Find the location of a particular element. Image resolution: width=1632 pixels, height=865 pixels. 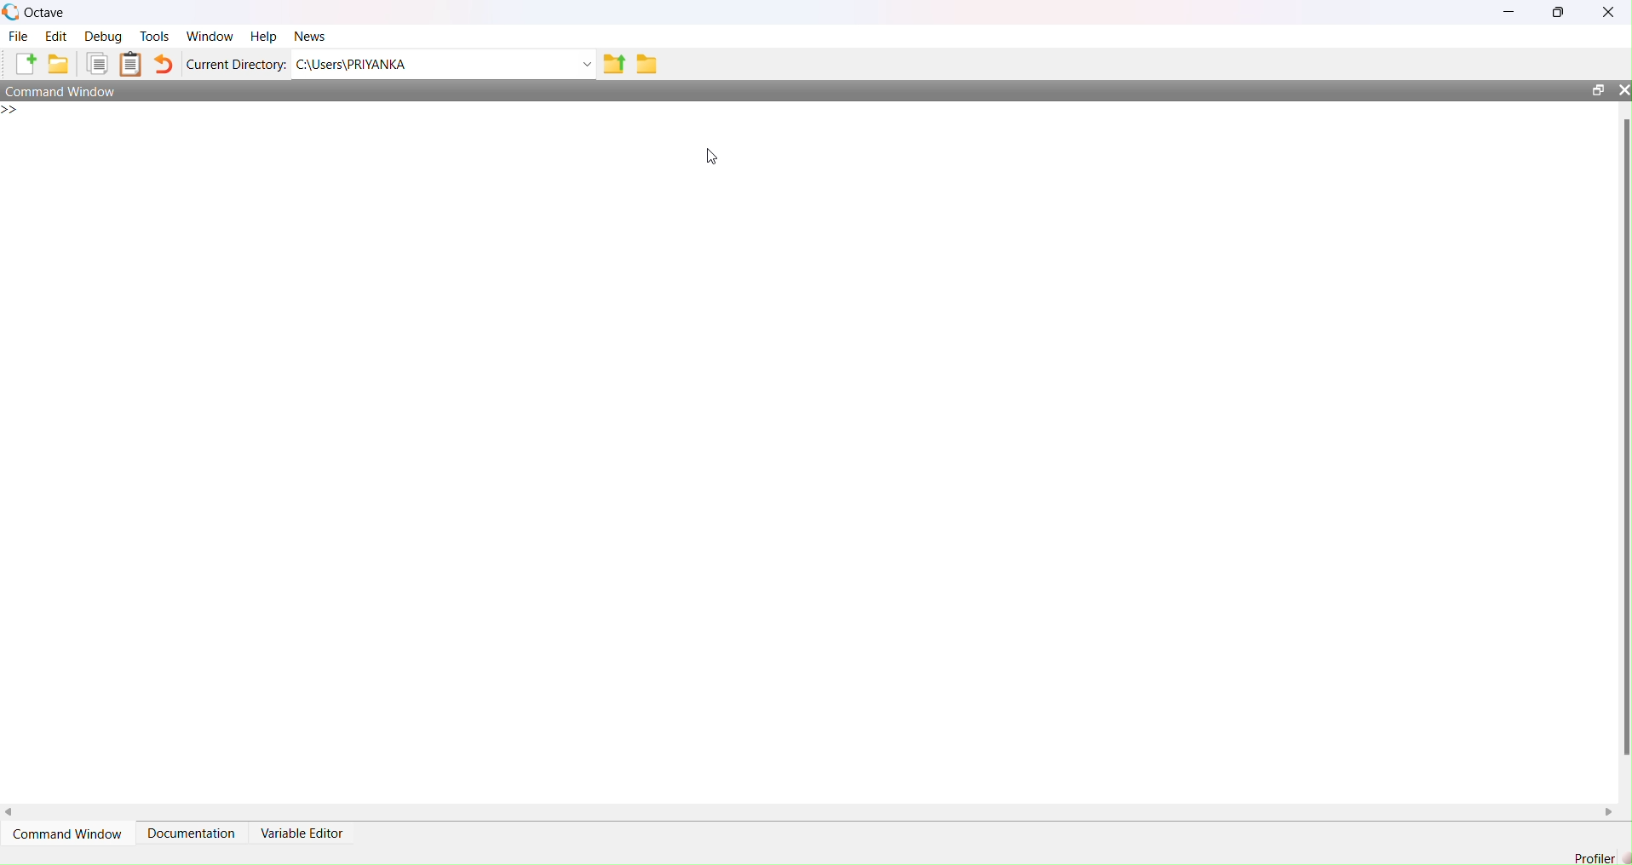

Documentation is located at coordinates (188, 826).